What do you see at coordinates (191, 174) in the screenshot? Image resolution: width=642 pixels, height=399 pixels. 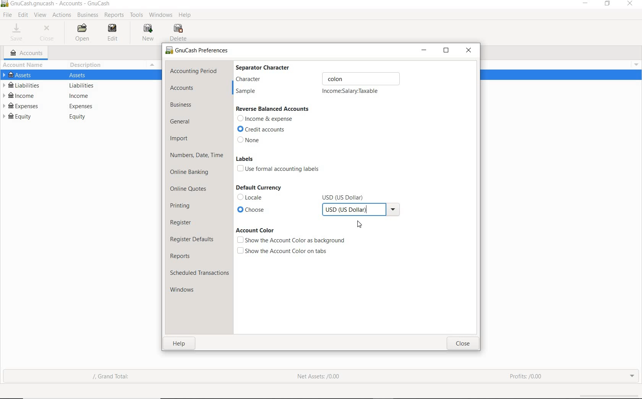 I see `online banking` at bounding box center [191, 174].